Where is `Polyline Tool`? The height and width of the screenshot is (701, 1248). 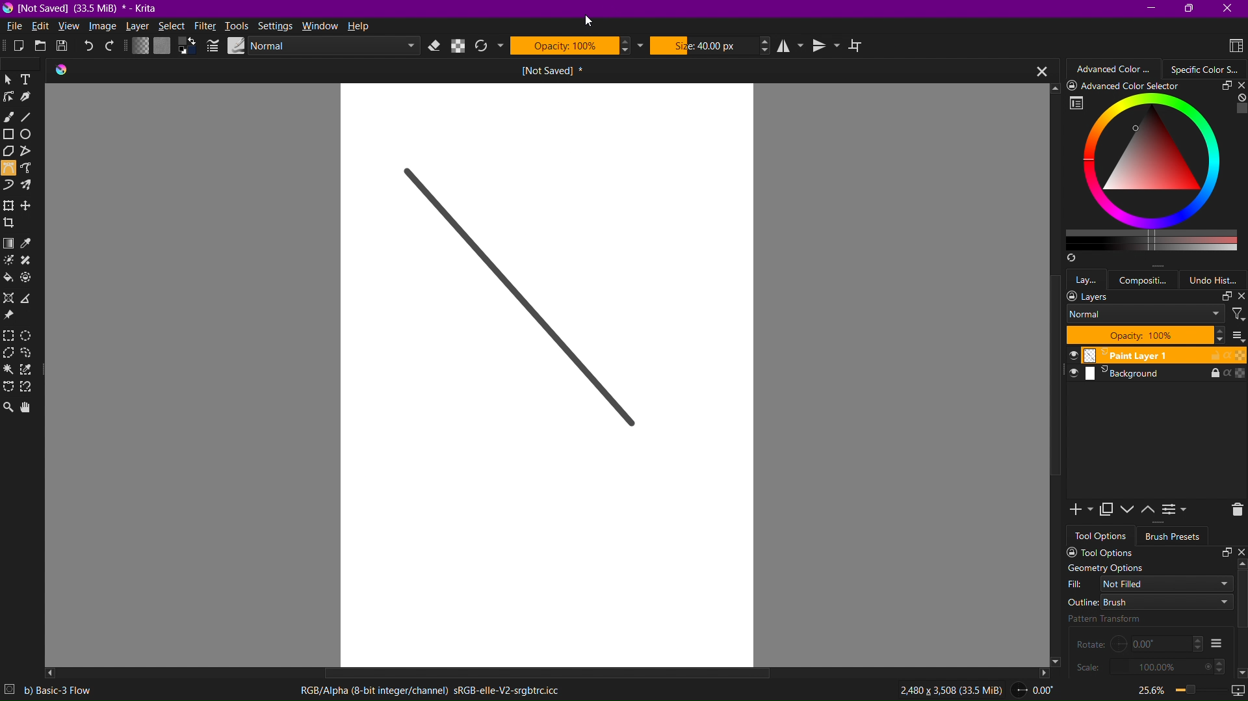 Polyline Tool is located at coordinates (32, 153).